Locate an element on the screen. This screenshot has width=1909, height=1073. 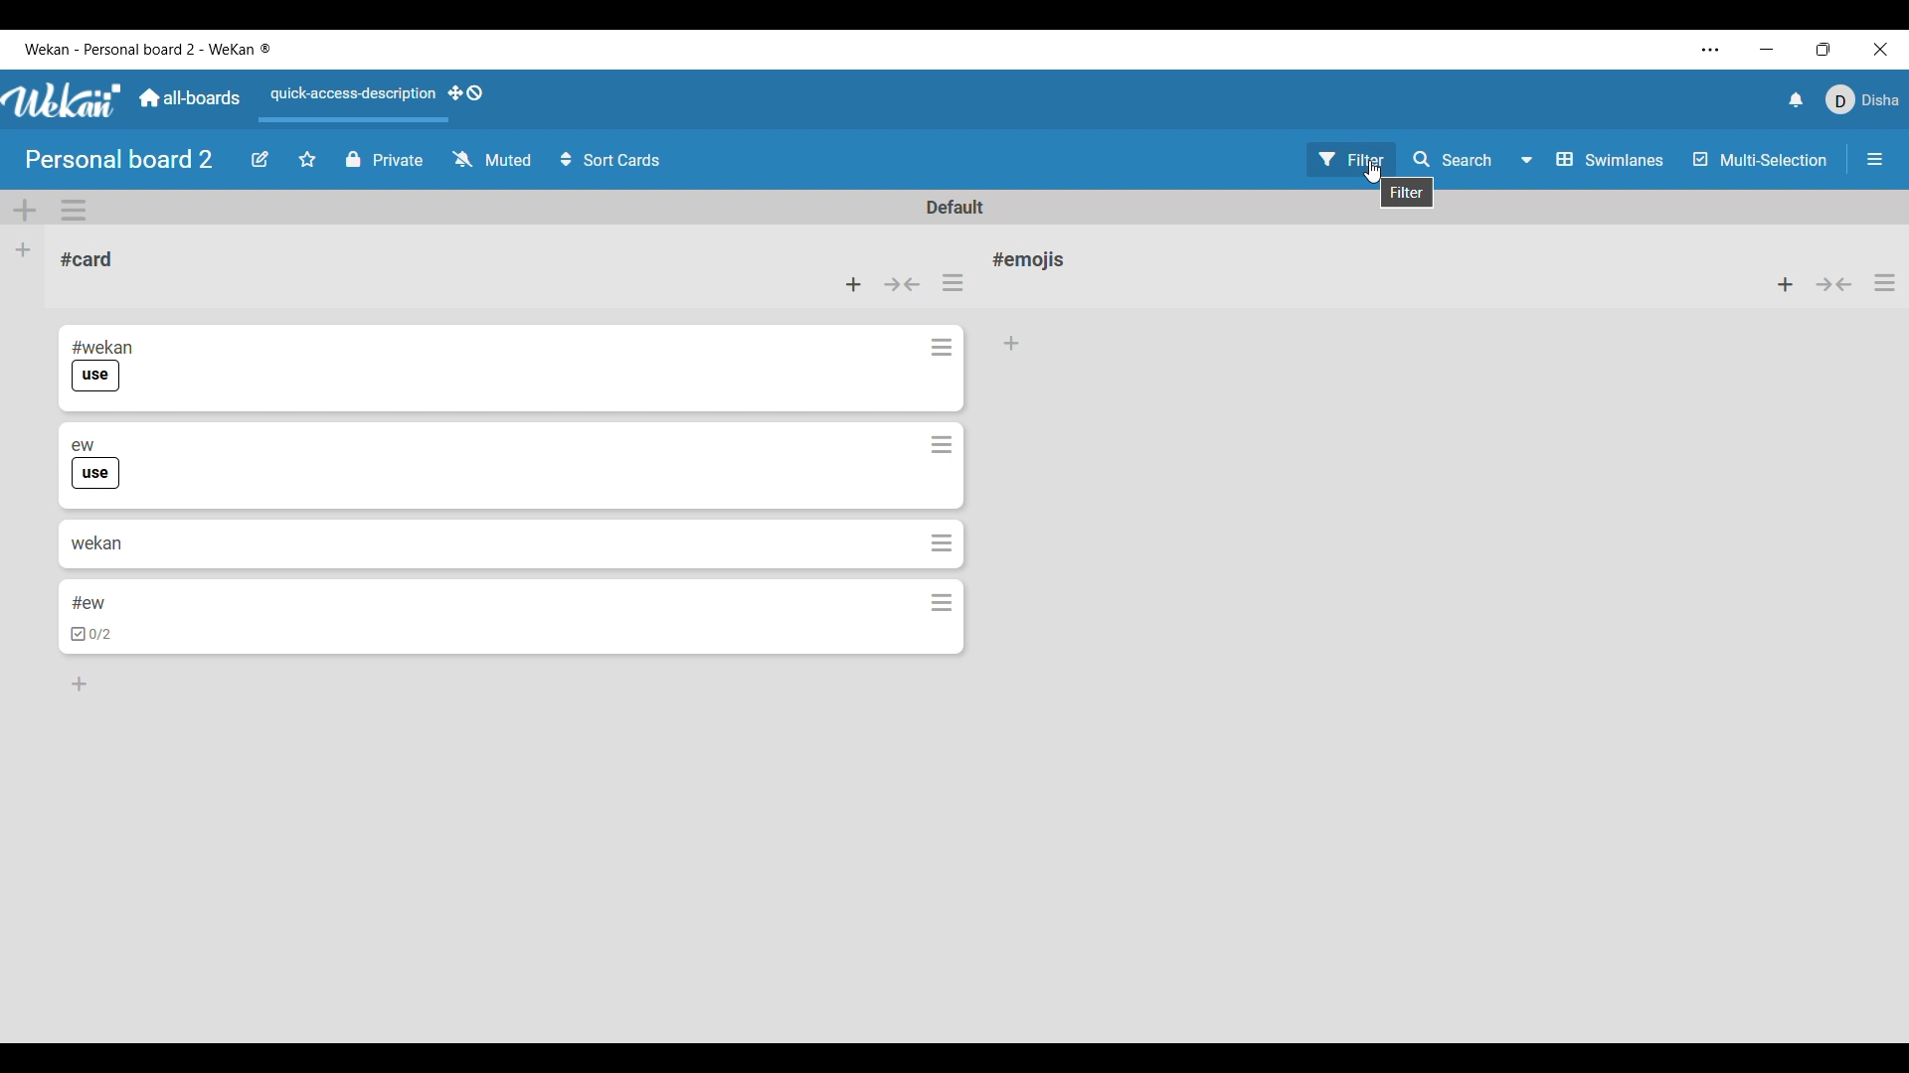
Watch options is located at coordinates (492, 158).